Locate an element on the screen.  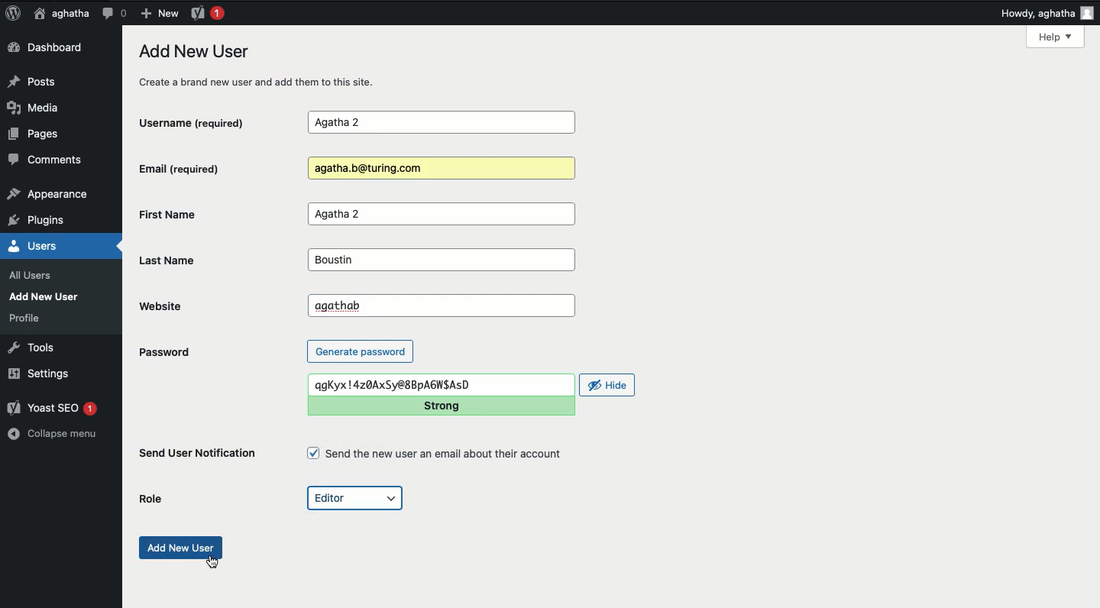
Pages is located at coordinates (38, 137).